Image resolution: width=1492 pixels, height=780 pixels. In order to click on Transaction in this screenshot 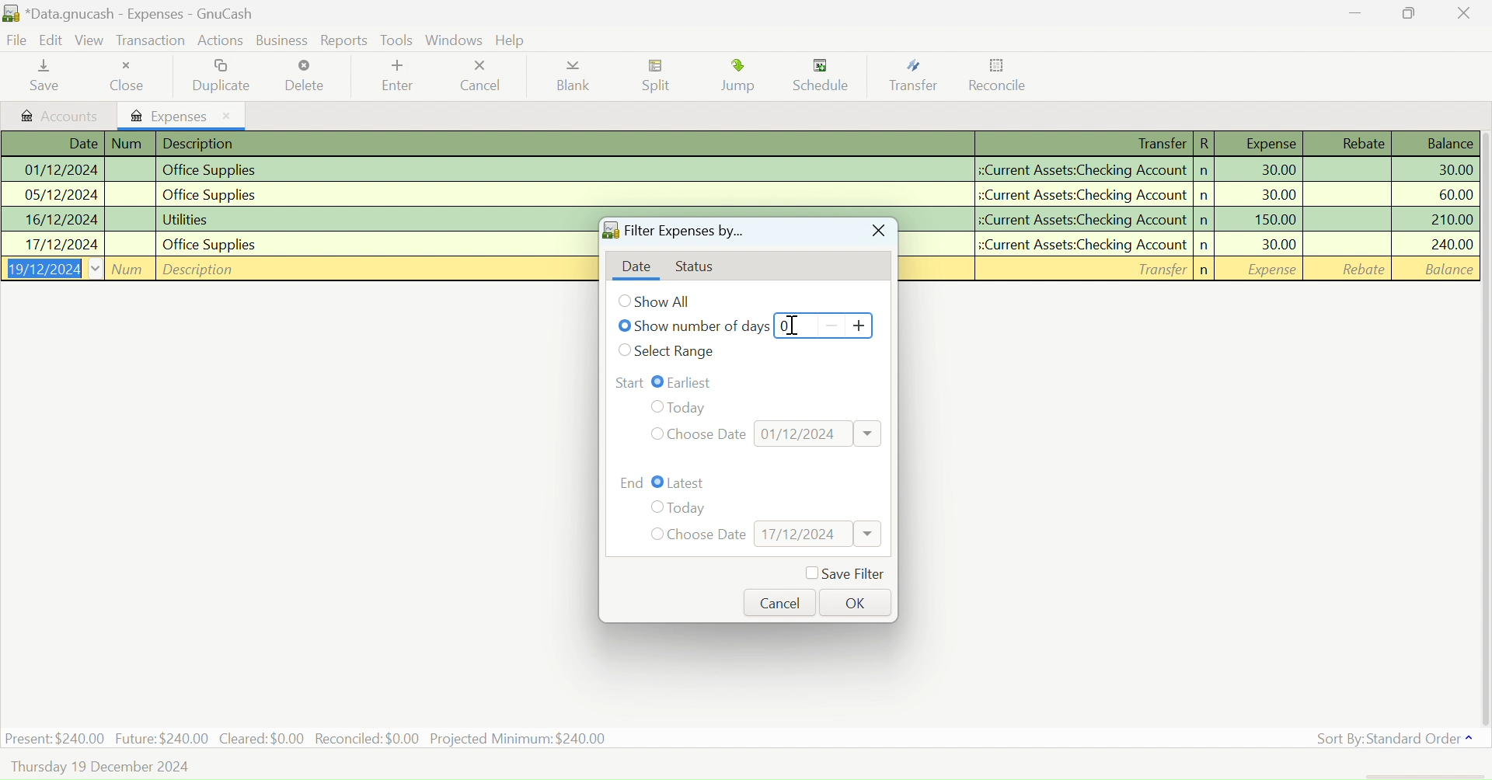, I will do `click(150, 41)`.